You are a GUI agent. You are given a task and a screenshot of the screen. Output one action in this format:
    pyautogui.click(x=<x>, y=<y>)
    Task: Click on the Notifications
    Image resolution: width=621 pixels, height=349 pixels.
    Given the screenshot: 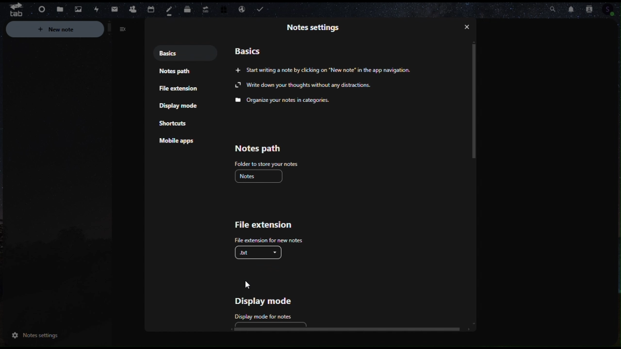 What is the action you would take?
    pyautogui.click(x=573, y=10)
    